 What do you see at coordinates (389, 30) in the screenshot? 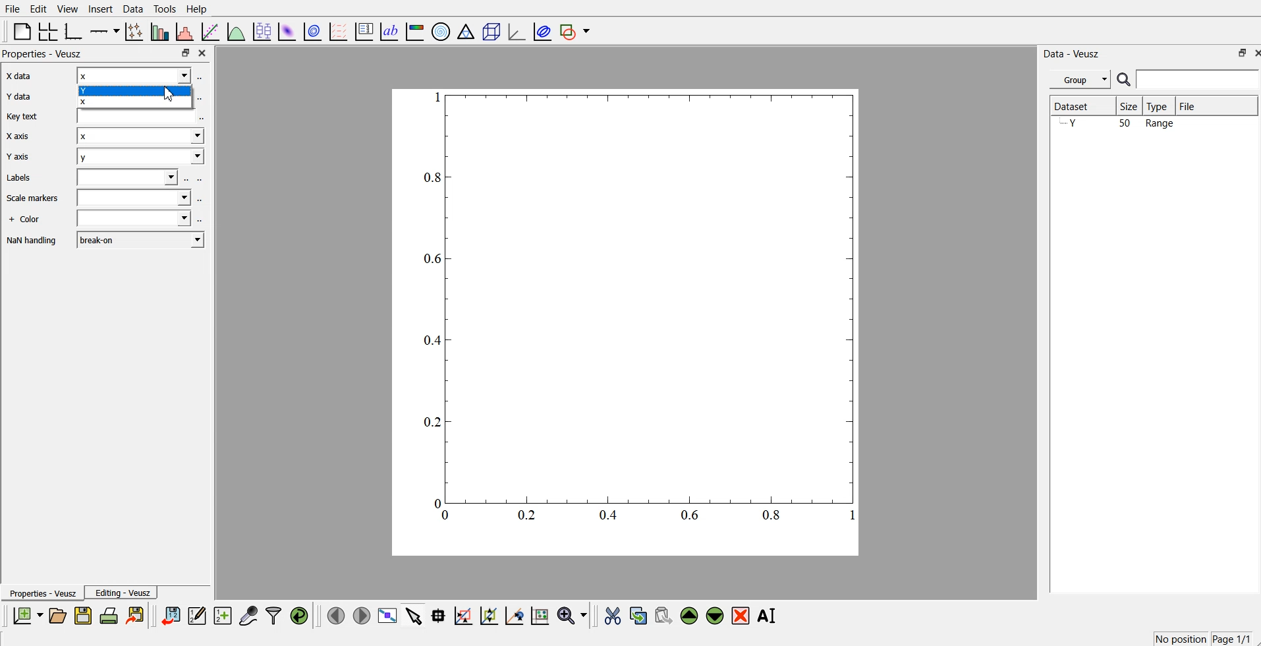
I see `text label` at bounding box center [389, 30].